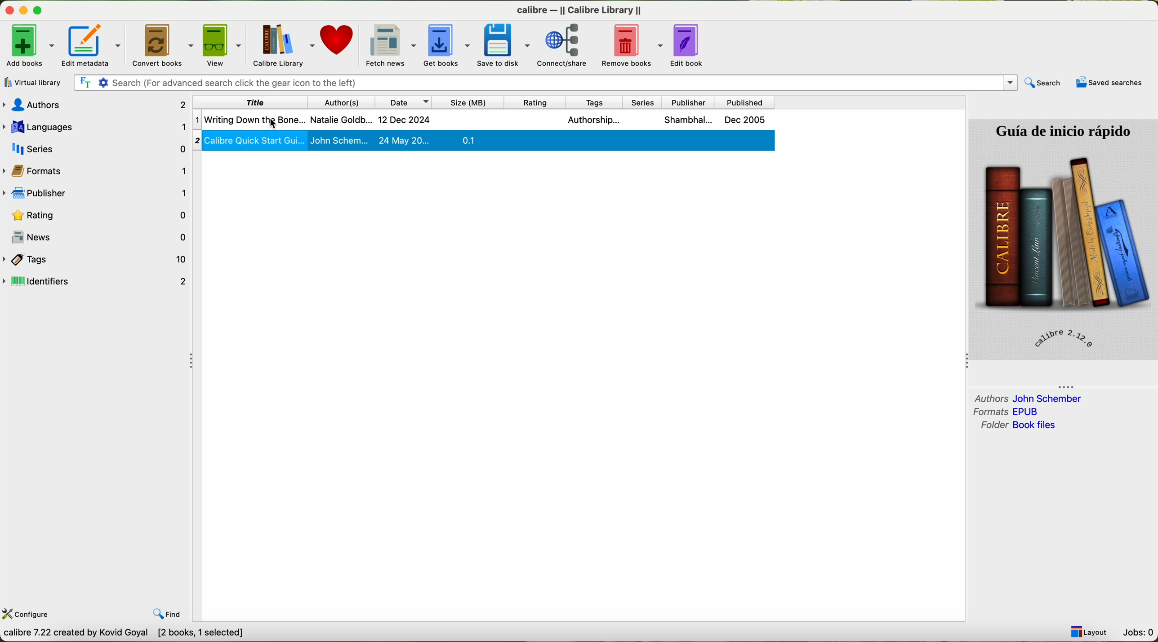 Image resolution: width=1158 pixels, height=642 pixels. I want to click on date, so click(404, 102).